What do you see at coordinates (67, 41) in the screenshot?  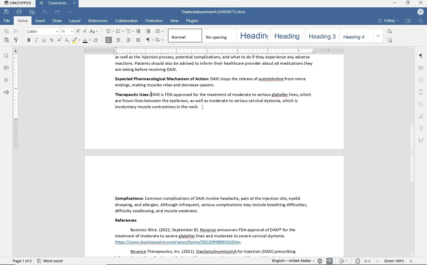 I see `subscript` at bounding box center [67, 41].